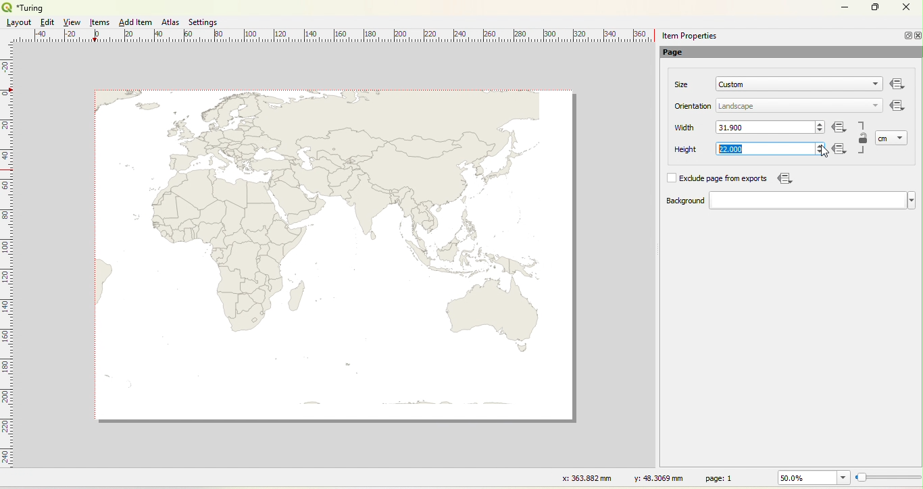  Describe the element at coordinates (845, 6) in the screenshot. I see `Minimize` at that location.